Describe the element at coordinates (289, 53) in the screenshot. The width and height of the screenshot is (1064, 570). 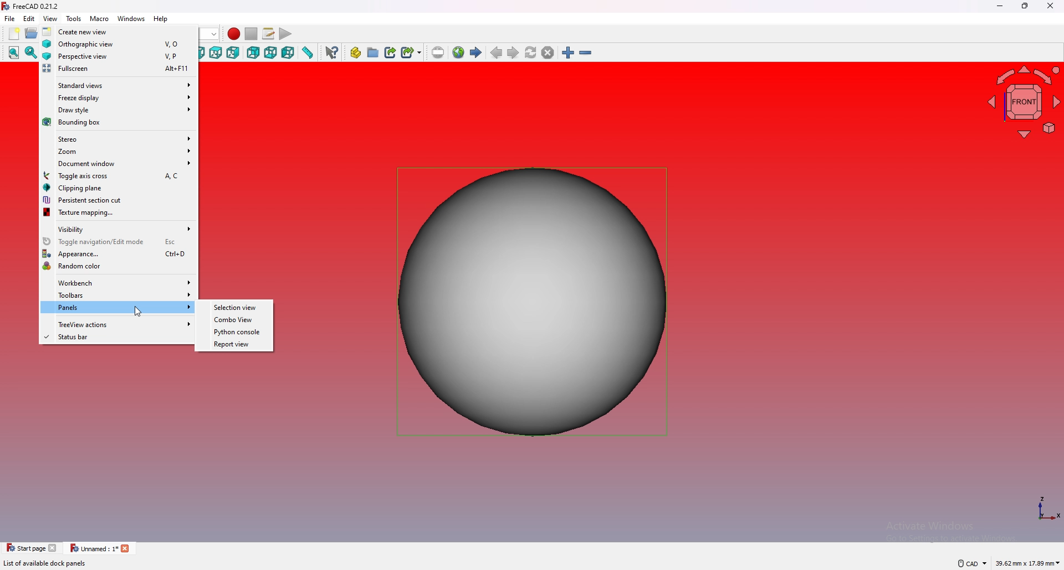
I see `left` at that location.